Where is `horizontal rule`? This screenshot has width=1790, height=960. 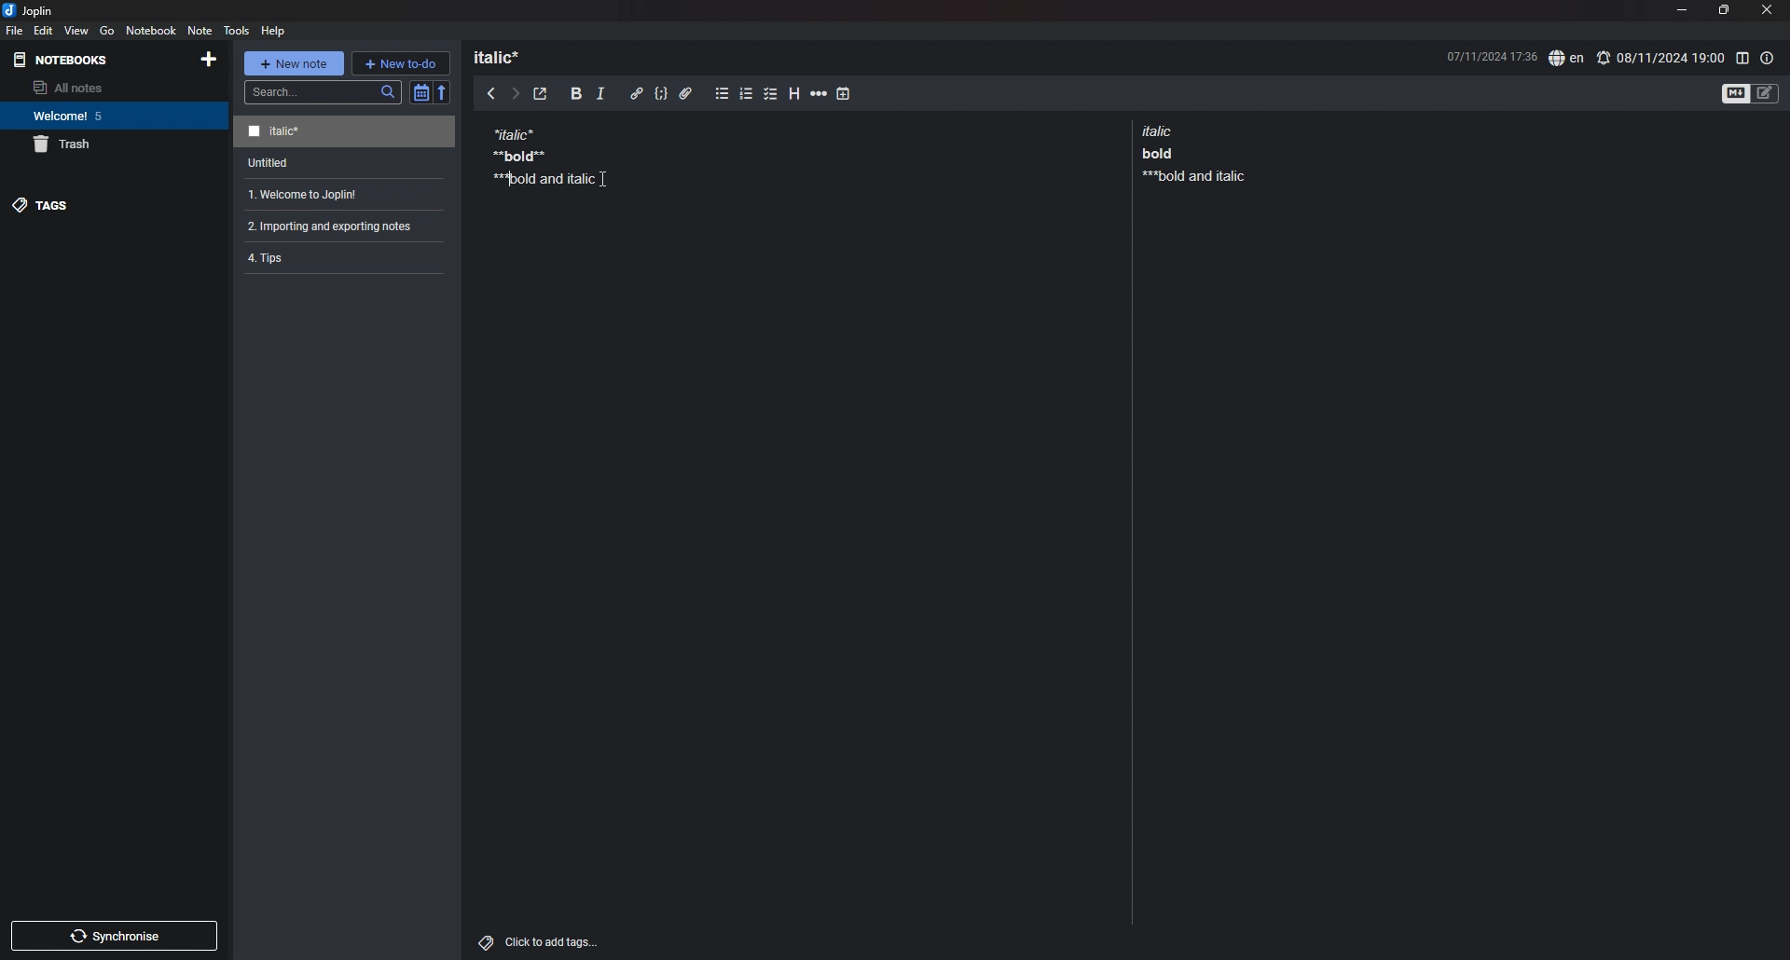 horizontal rule is located at coordinates (819, 96).